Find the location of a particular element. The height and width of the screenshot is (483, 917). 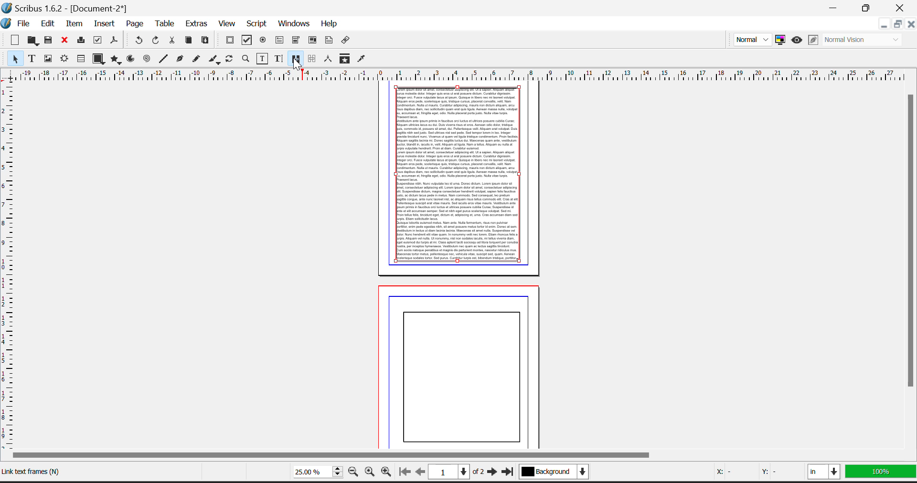

Text Frames is located at coordinates (32, 59).